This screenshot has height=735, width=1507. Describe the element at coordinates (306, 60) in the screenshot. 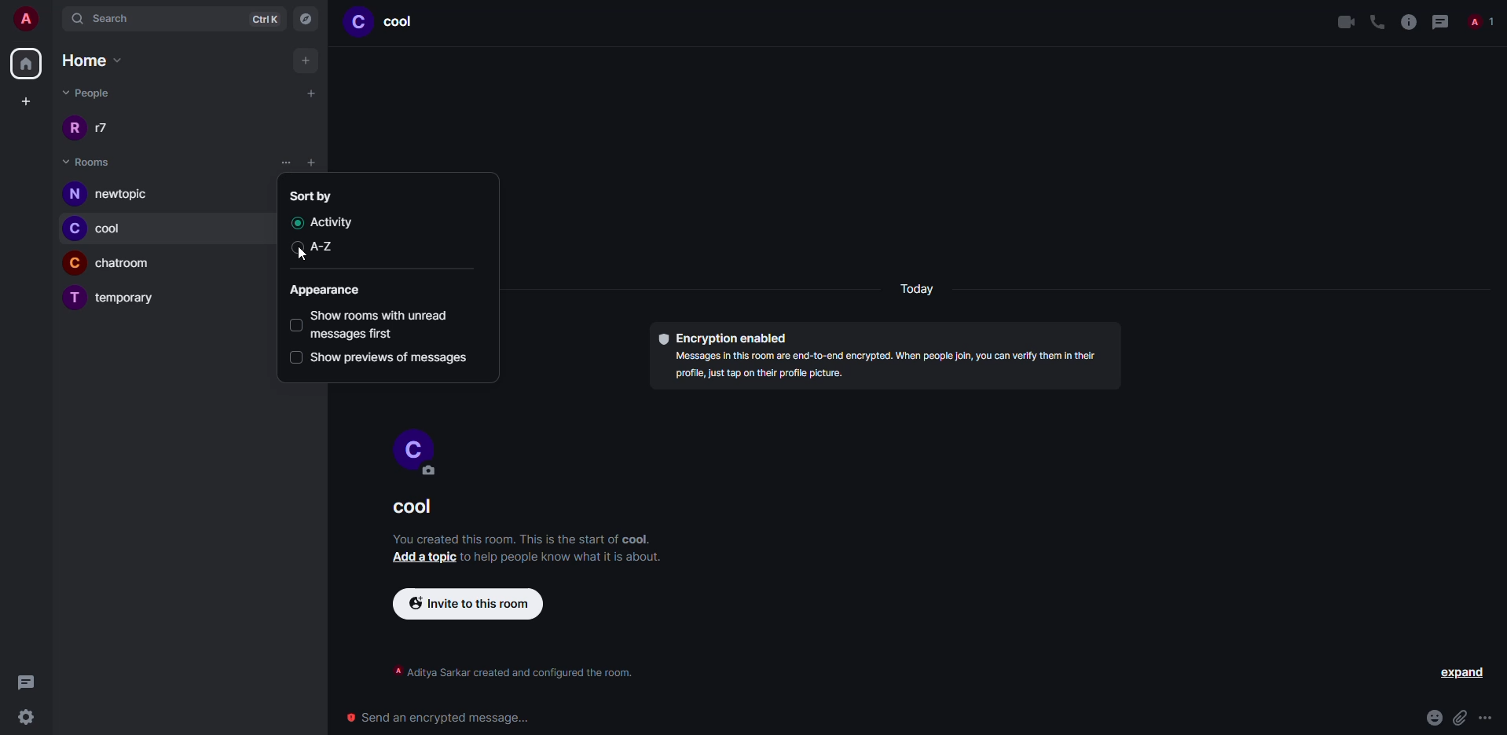

I see `add` at that location.